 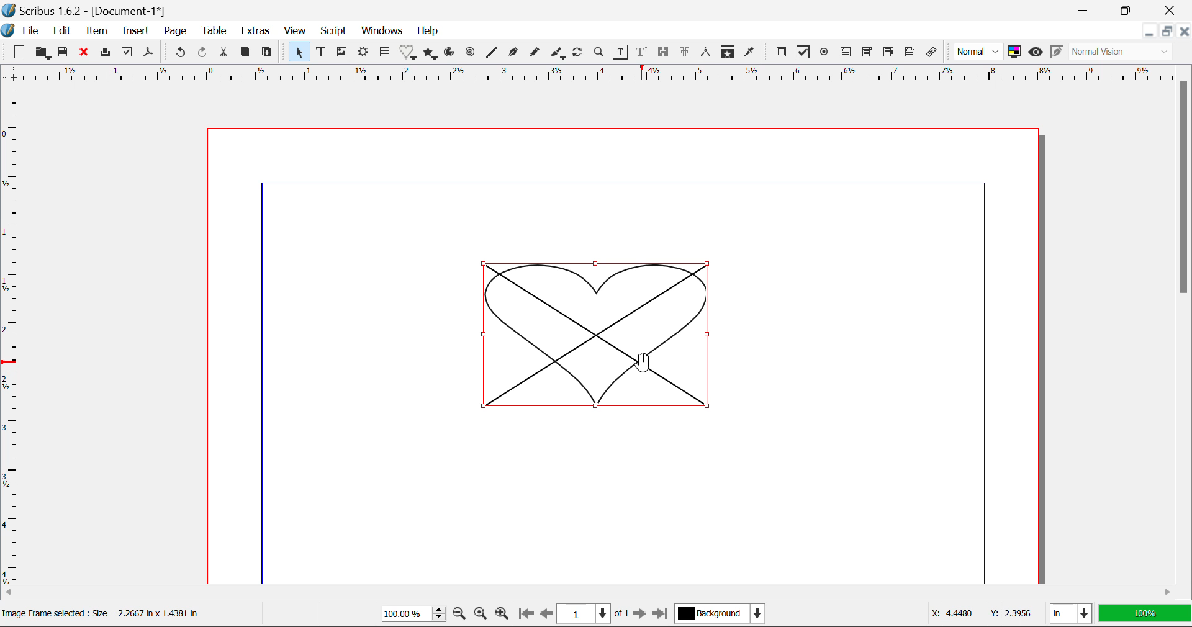 I want to click on 1 of 1, so click(x=594, y=613).